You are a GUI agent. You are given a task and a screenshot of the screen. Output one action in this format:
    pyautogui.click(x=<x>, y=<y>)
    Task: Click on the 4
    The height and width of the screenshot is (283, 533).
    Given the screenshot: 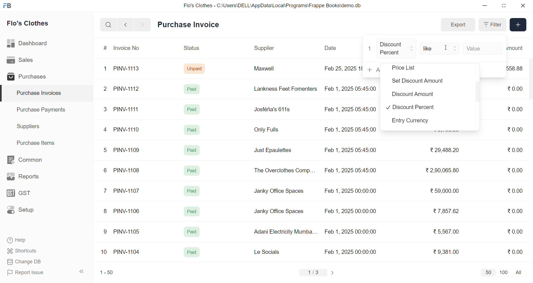 What is the action you would take?
    pyautogui.click(x=106, y=130)
    